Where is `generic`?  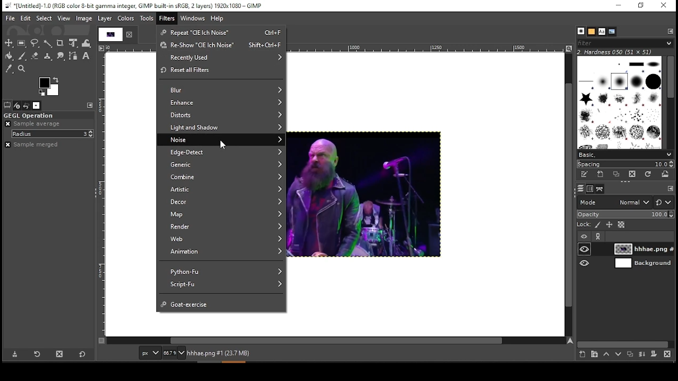
generic is located at coordinates (222, 165).